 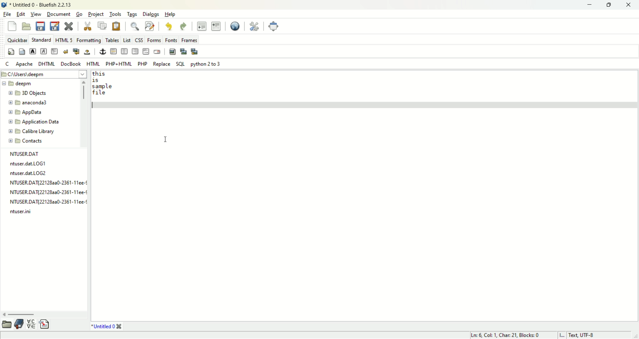 I want to click on unindent, so click(x=201, y=26).